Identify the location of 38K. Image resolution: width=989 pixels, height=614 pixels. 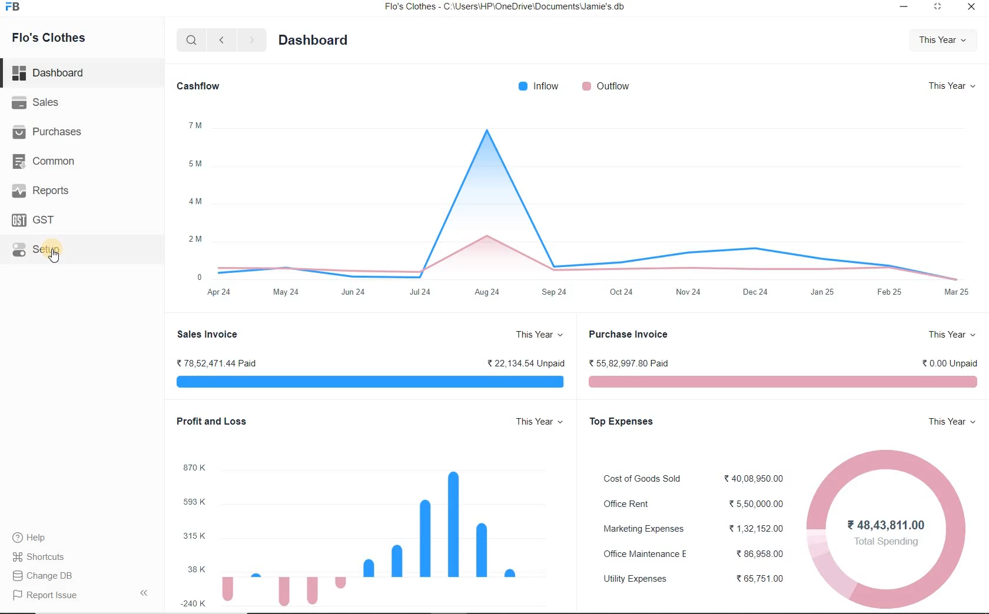
(196, 566).